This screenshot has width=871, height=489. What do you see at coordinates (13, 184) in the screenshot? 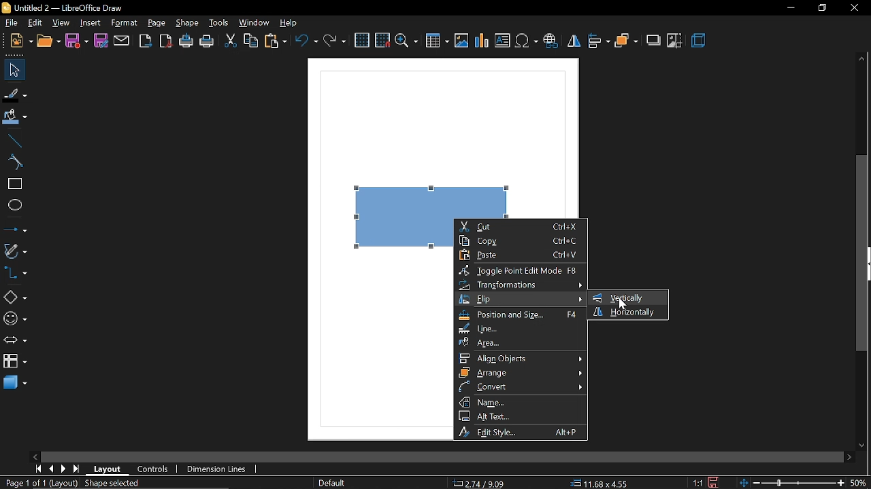
I see `rectagle` at bounding box center [13, 184].